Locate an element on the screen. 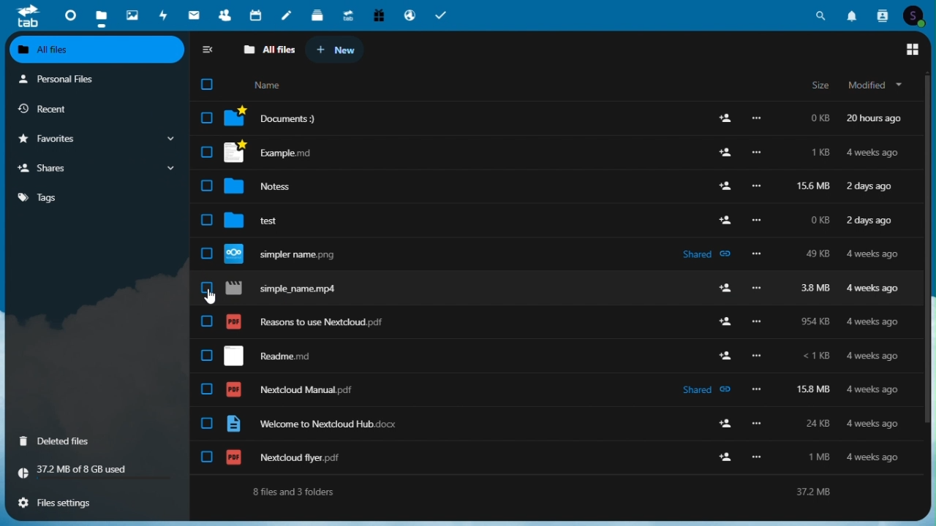 The width and height of the screenshot is (936, 526). Reasons to use Notebook is located at coordinates (548, 320).